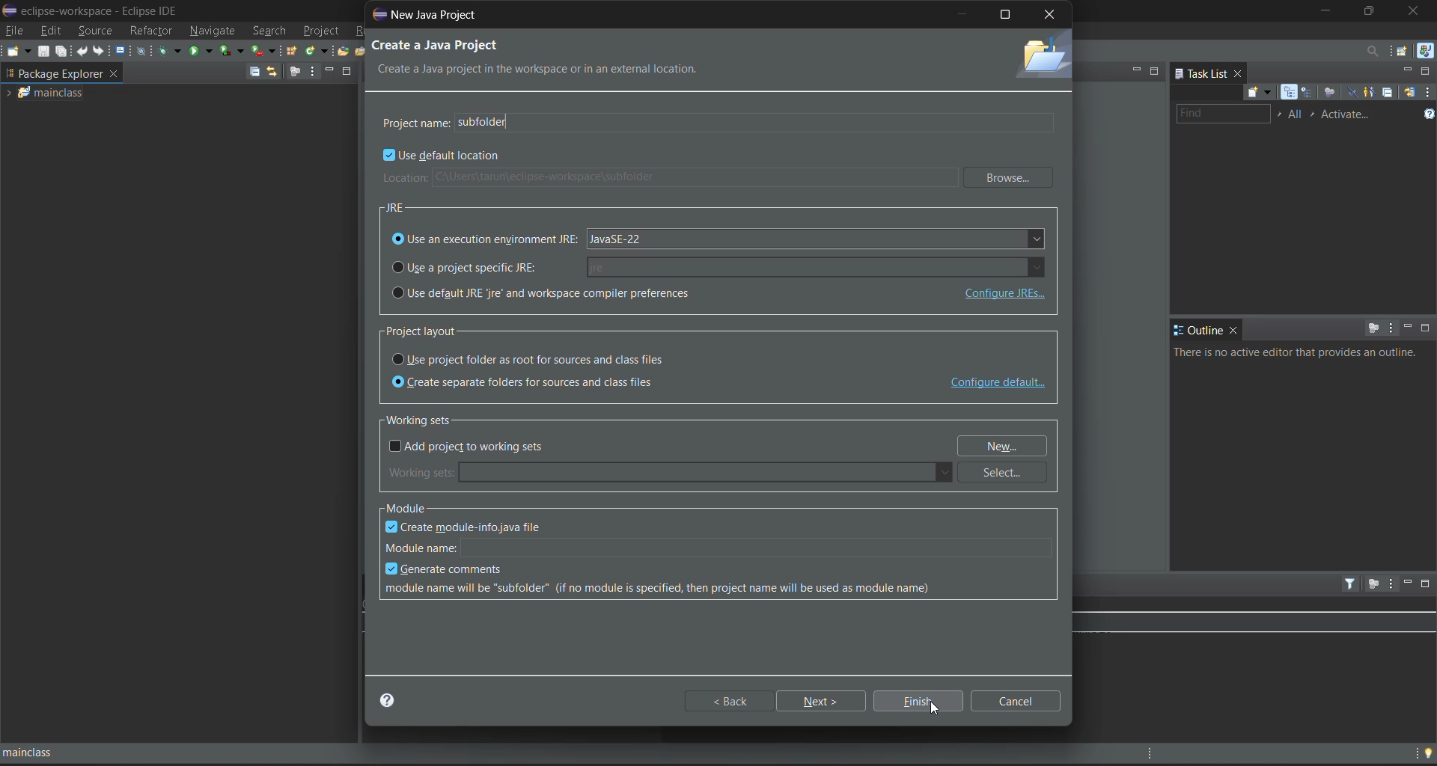  Describe the element at coordinates (52, 30) in the screenshot. I see `edit` at that location.